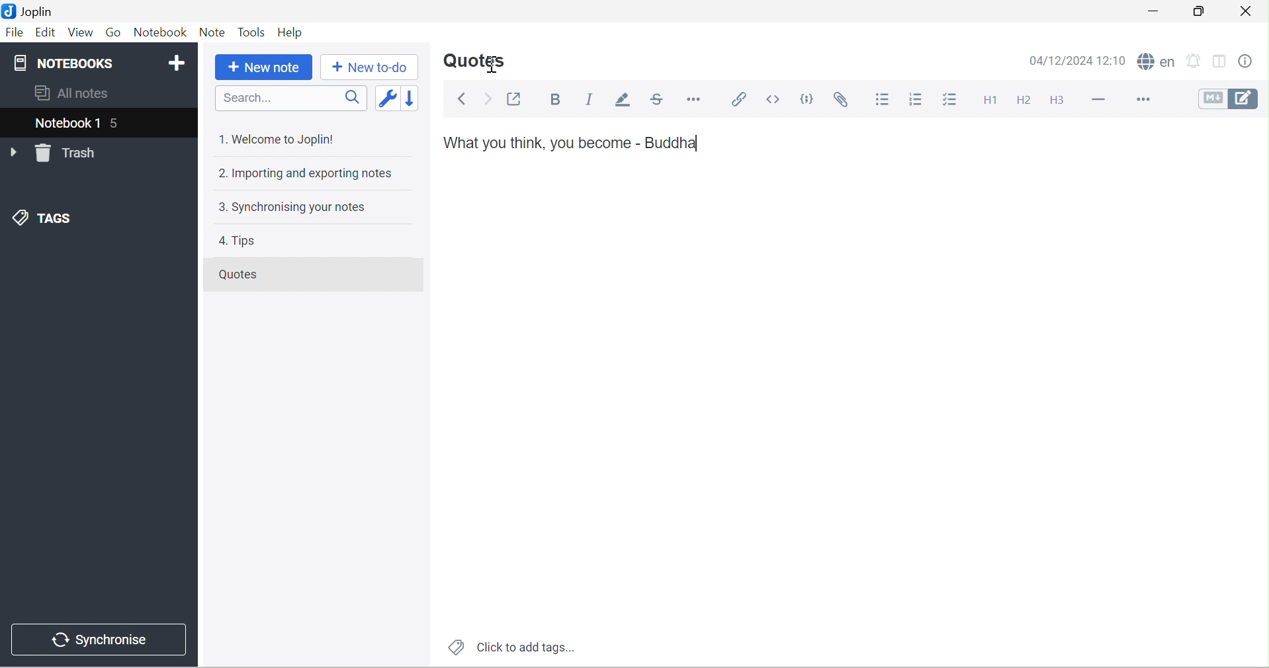 The width and height of the screenshot is (1269, 668). Describe the element at coordinates (300, 208) in the screenshot. I see `3. Synchronising your notes` at that location.